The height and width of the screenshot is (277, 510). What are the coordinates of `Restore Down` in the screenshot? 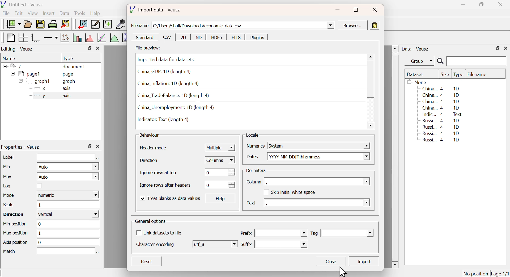 It's located at (90, 48).